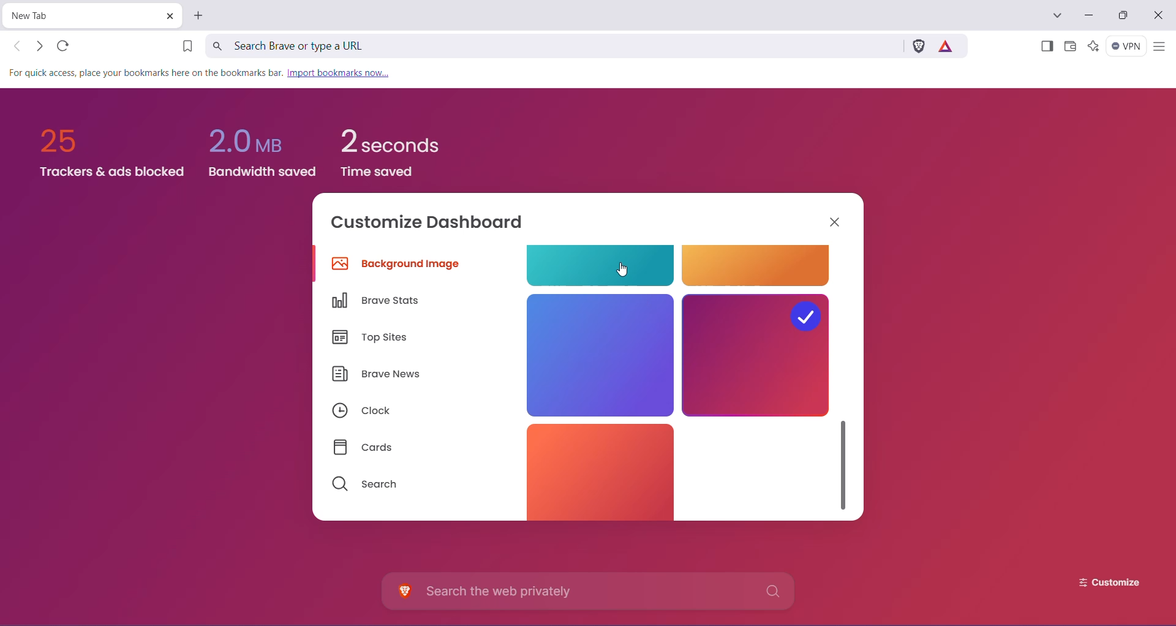 This screenshot has width=1176, height=626. What do you see at coordinates (435, 224) in the screenshot?
I see `Customize Dashboard` at bounding box center [435, 224].